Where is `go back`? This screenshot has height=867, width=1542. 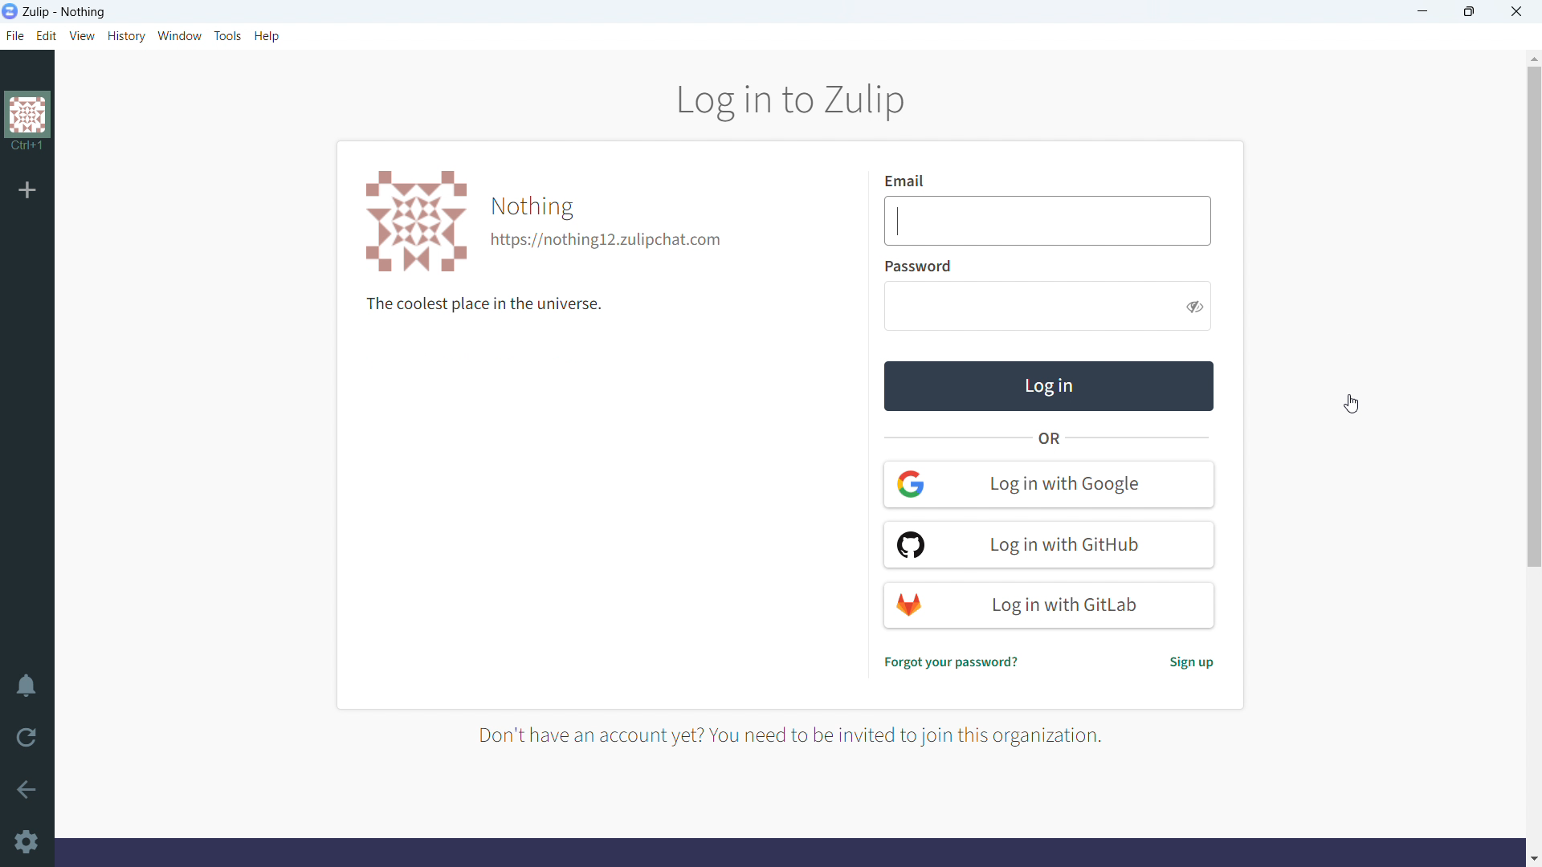
go back is located at coordinates (27, 790).